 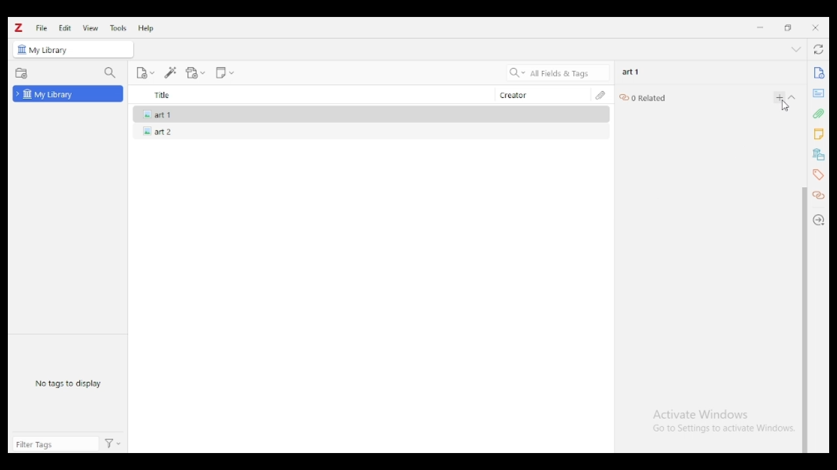 I want to click on attachments, so click(x=818, y=113).